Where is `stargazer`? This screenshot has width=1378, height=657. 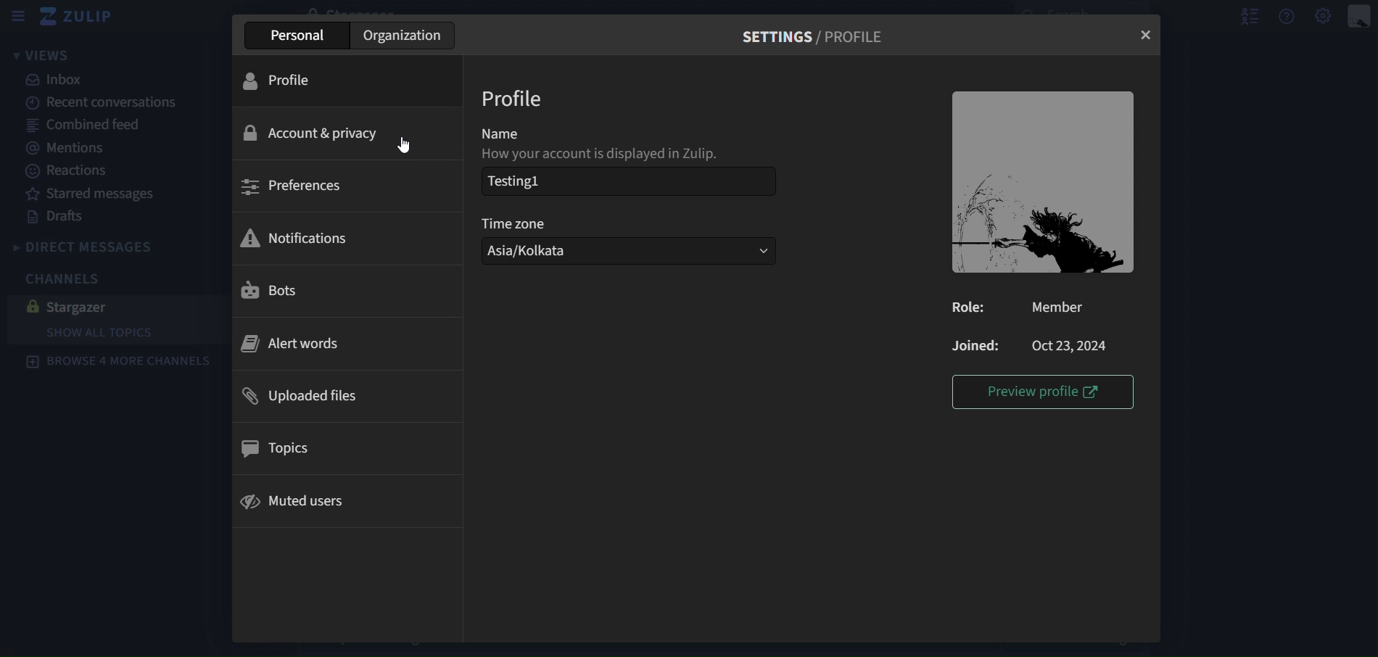
stargazer is located at coordinates (70, 309).